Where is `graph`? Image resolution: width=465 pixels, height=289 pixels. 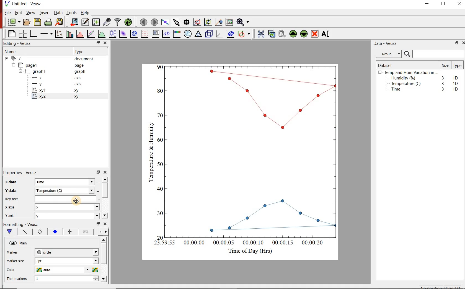
graph is located at coordinates (80, 72).